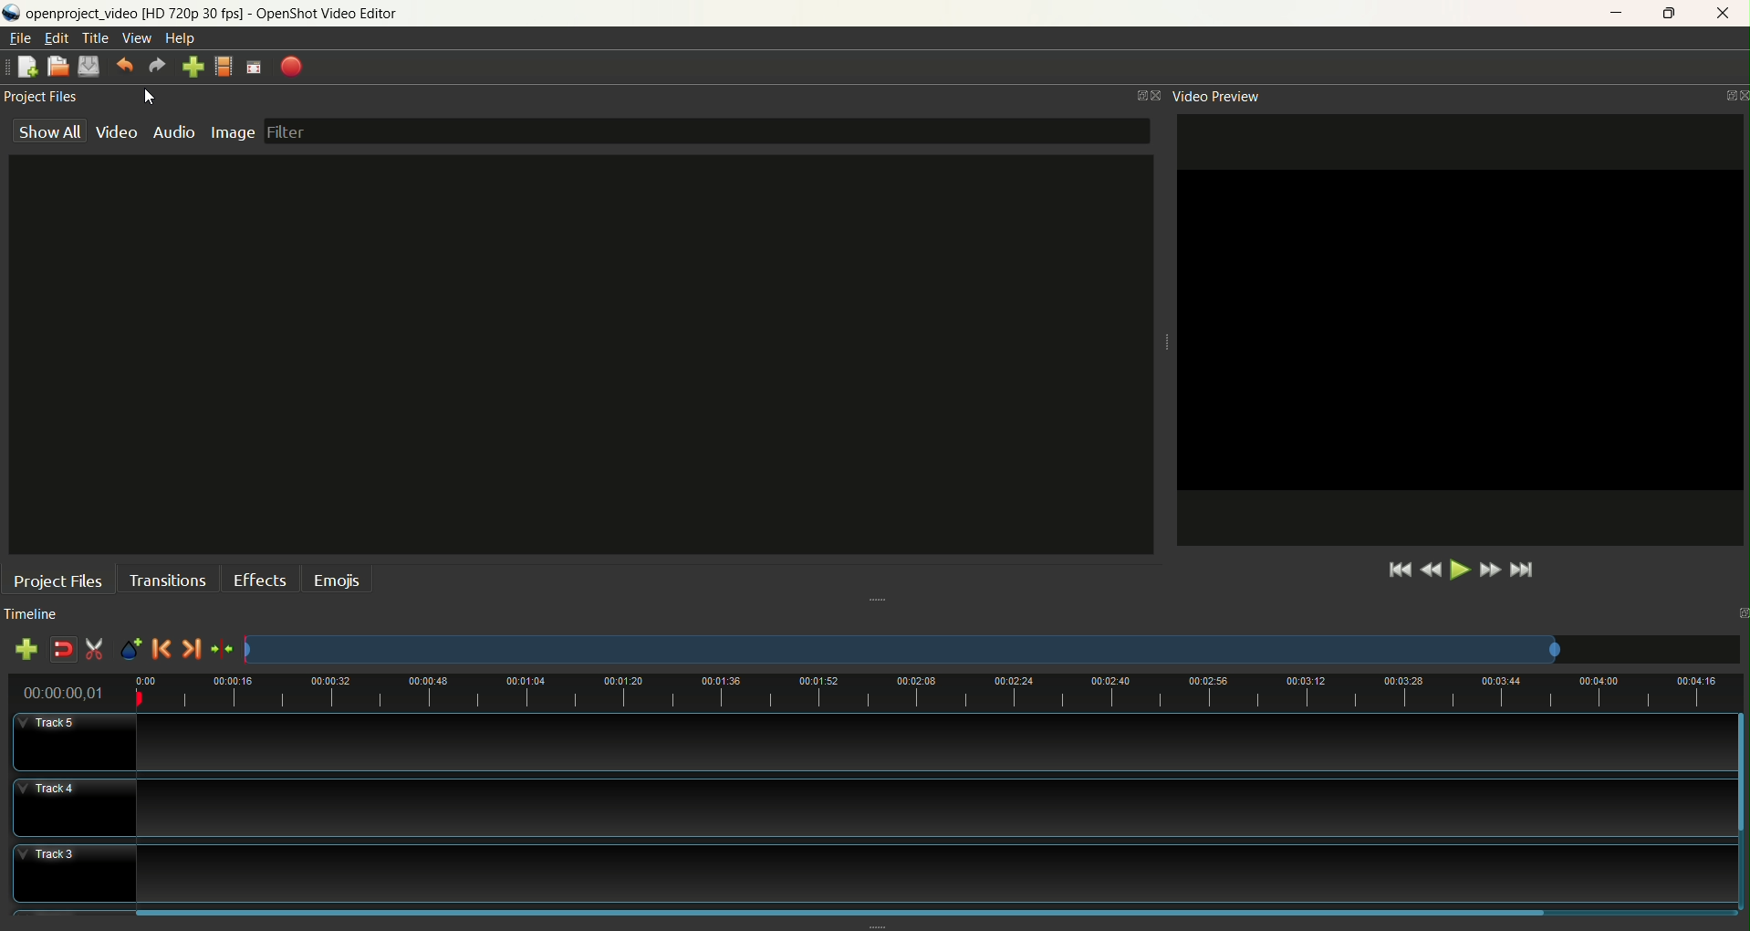 The height and width of the screenshot is (931, 1750). What do you see at coordinates (91, 66) in the screenshot?
I see `save project` at bounding box center [91, 66].